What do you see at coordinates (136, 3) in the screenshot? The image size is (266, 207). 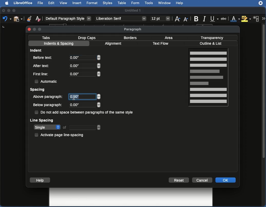 I see `Form` at bounding box center [136, 3].